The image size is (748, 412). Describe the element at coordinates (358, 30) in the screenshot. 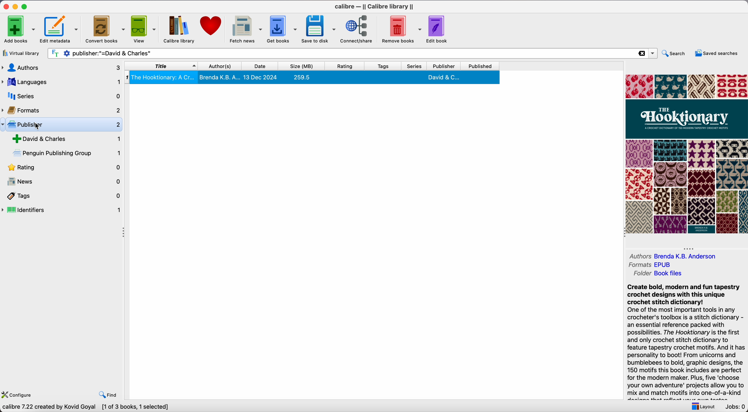

I see `connect/share` at that location.